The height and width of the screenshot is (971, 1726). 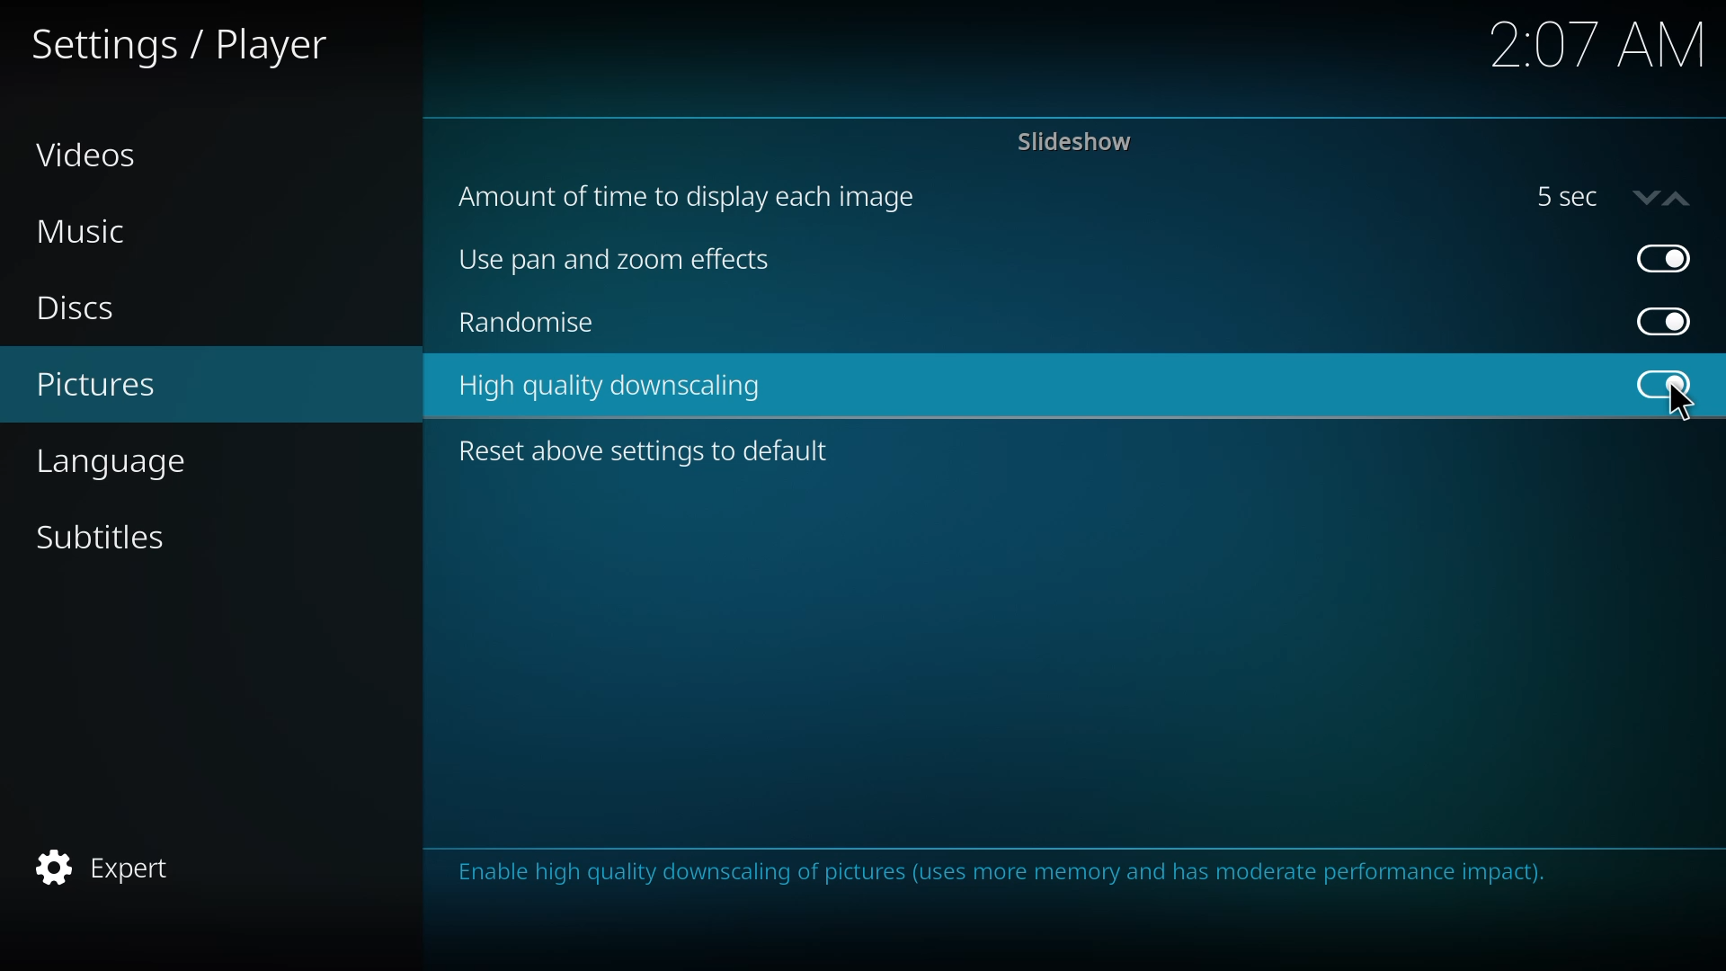 I want to click on use pan and zoom effects, so click(x=626, y=263).